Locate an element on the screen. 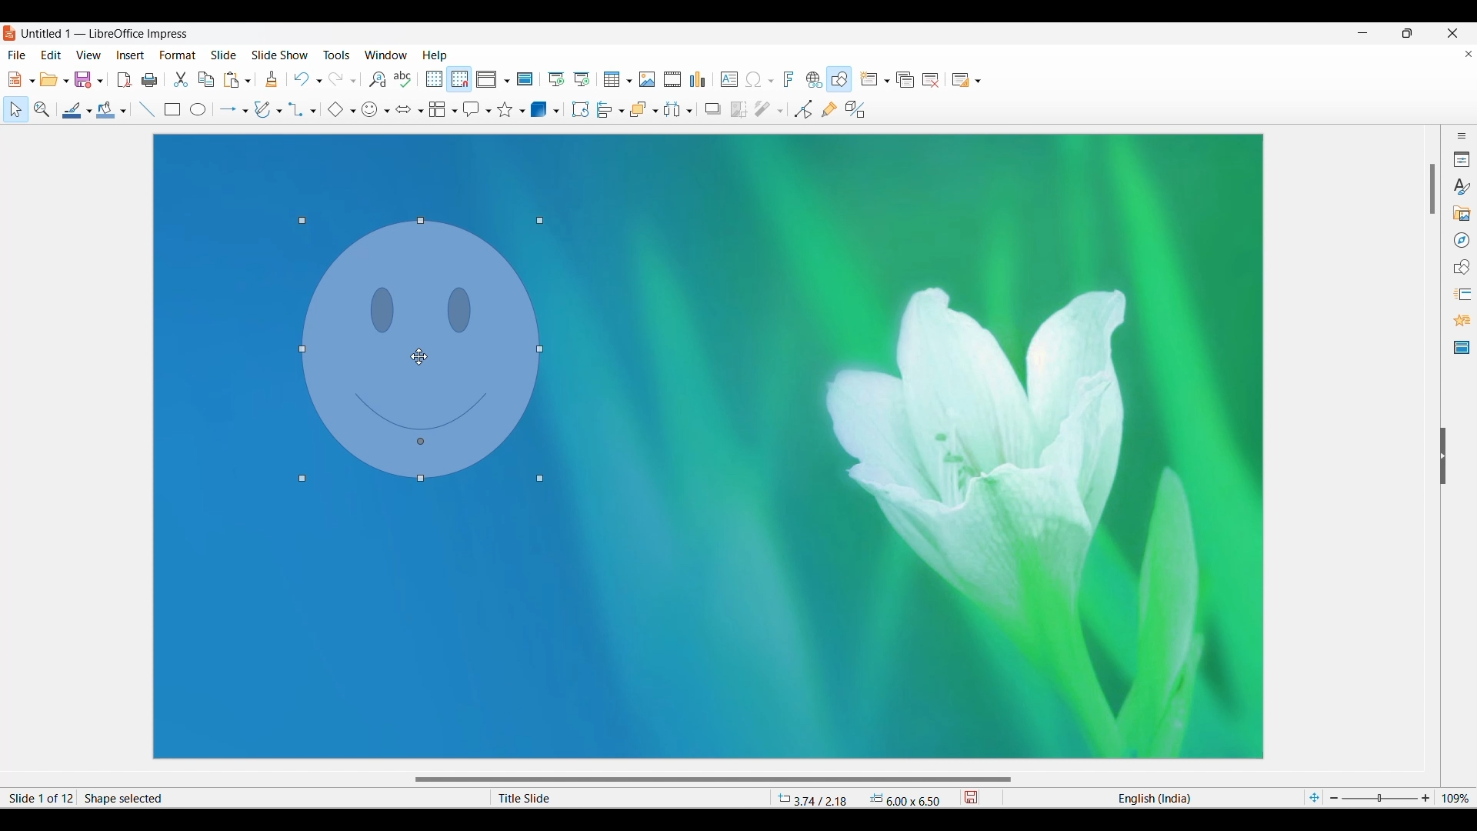  Master slide is located at coordinates (525, 78).